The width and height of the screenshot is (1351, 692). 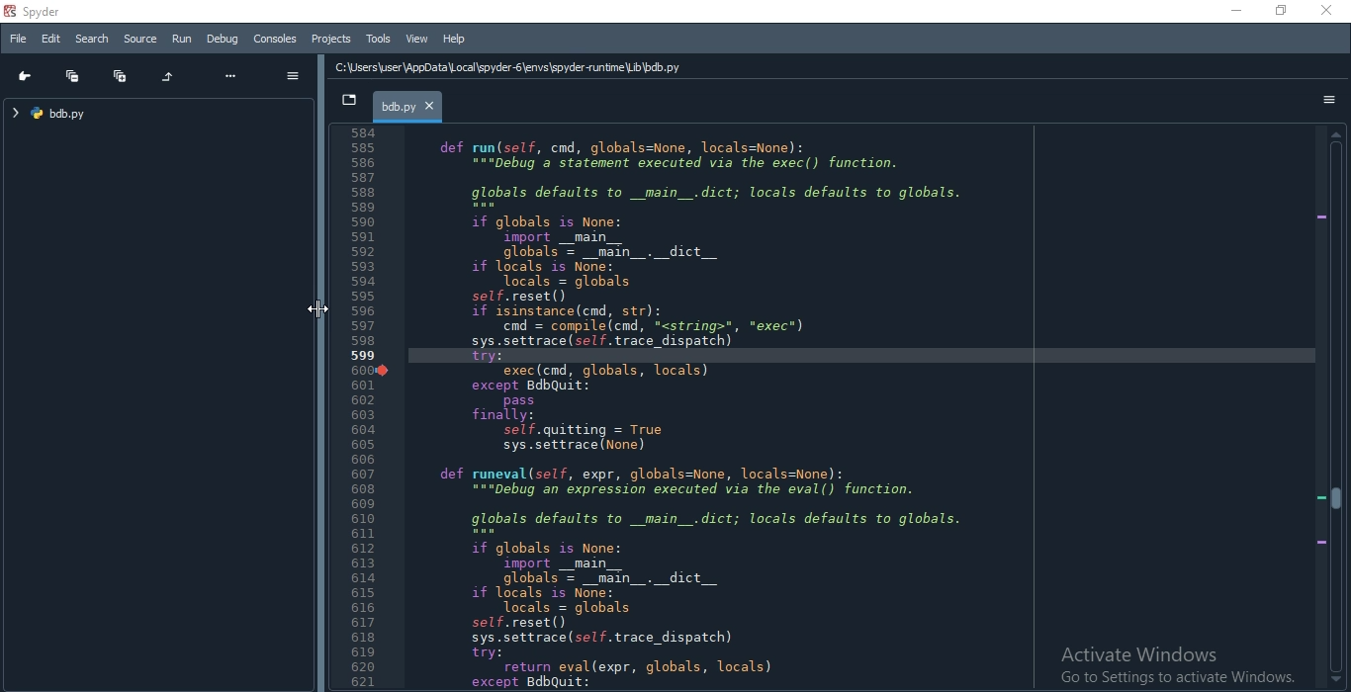 What do you see at coordinates (1238, 12) in the screenshot?
I see `minimize` at bounding box center [1238, 12].